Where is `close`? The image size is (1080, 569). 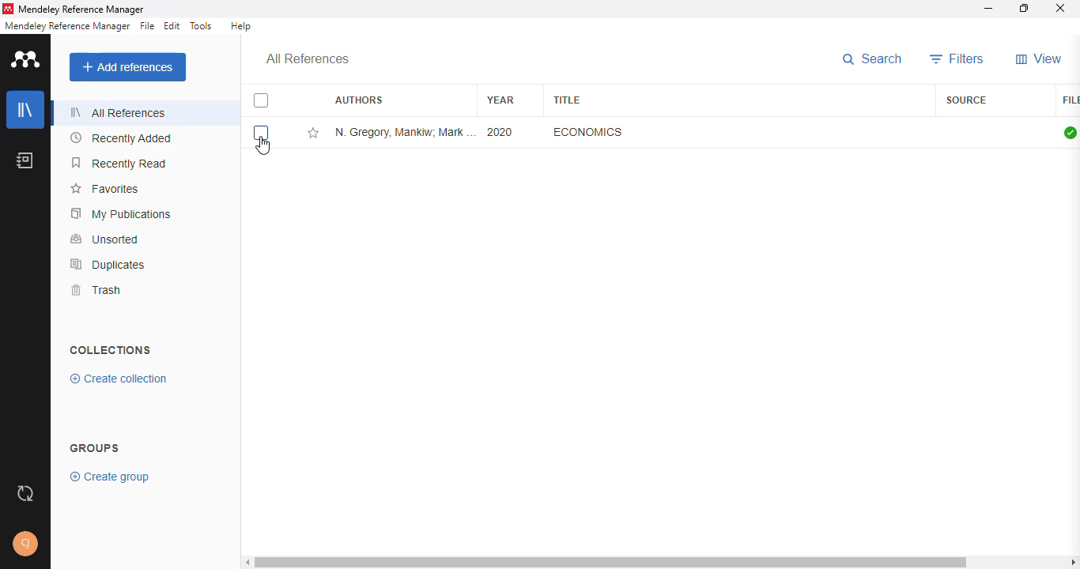 close is located at coordinates (1062, 9).